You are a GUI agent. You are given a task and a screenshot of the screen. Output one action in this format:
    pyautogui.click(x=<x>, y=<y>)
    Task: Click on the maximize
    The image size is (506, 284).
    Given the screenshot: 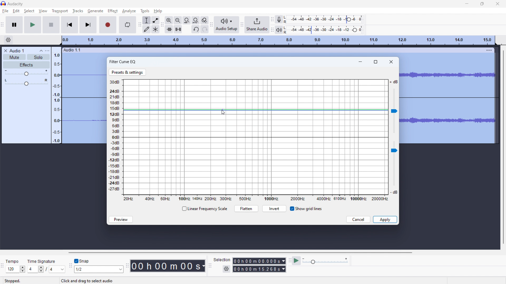 What is the action you would take?
    pyautogui.click(x=482, y=4)
    